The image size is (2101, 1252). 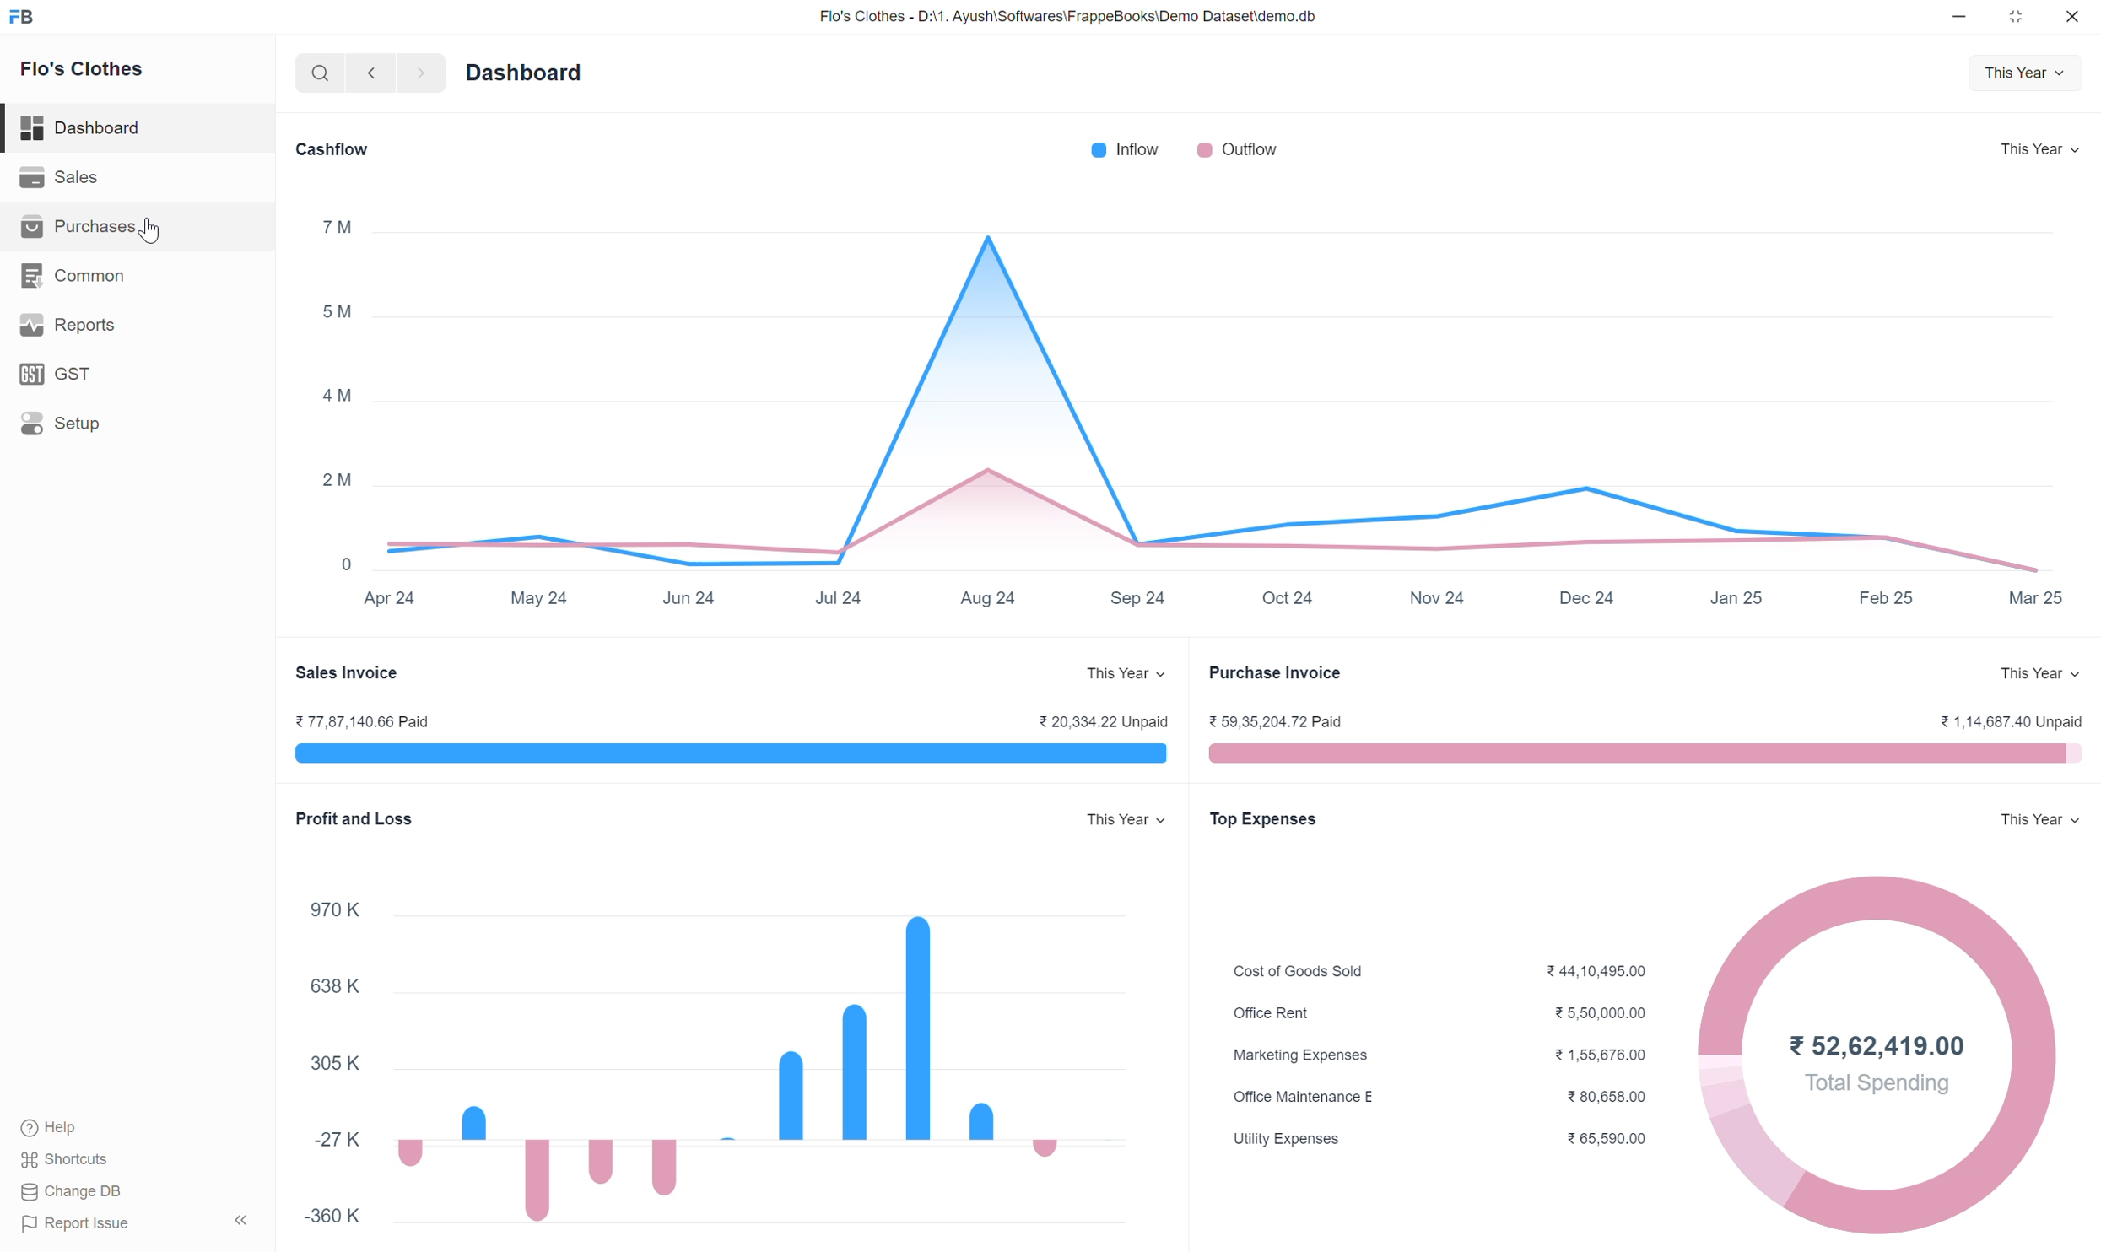 I want to click on dec 24, so click(x=1584, y=602).